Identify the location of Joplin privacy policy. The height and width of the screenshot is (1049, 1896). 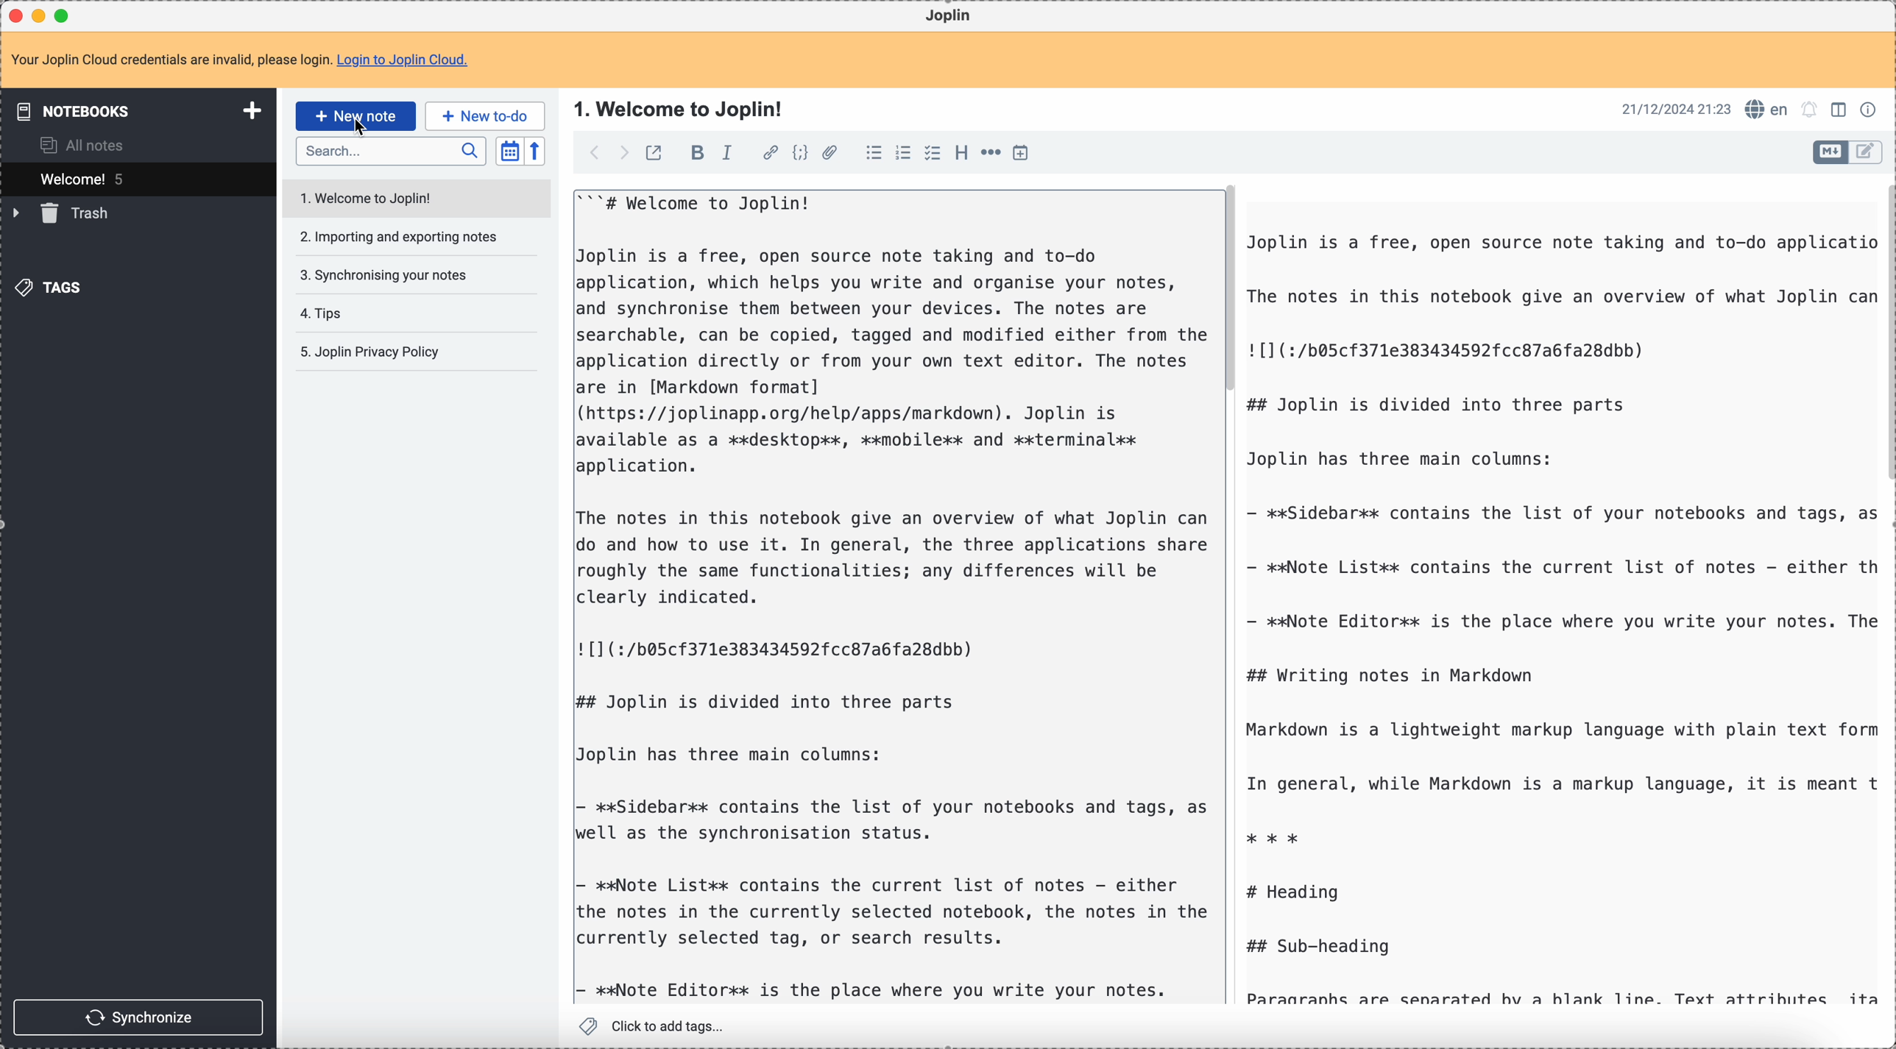
(367, 352).